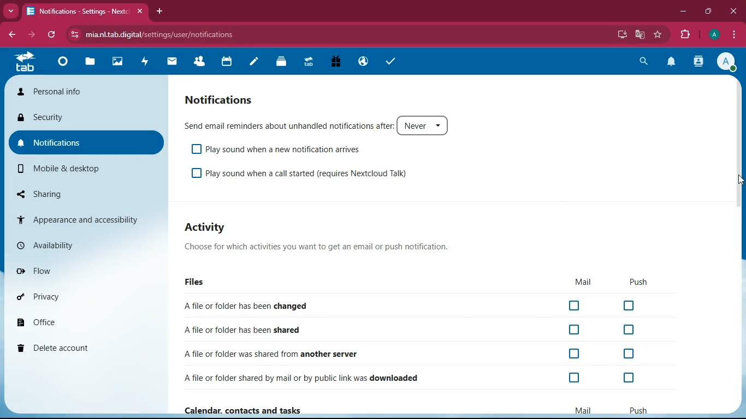 This screenshot has width=746, height=419. Describe the element at coordinates (699, 61) in the screenshot. I see `activity` at that location.